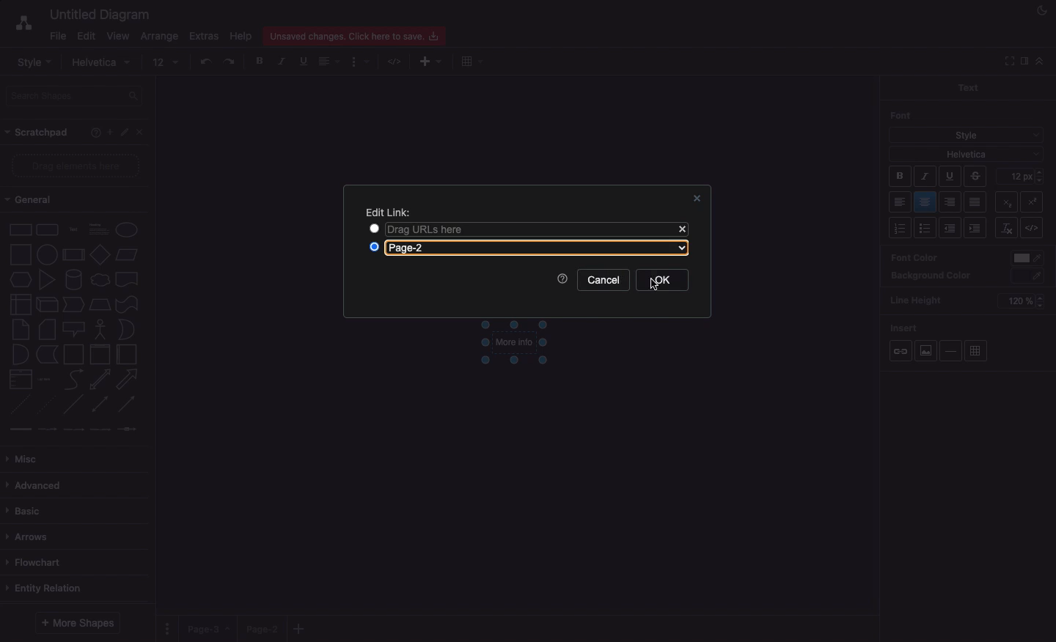 This screenshot has width=1056, height=642. What do you see at coordinates (125, 133) in the screenshot?
I see `Edit` at bounding box center [125, 133].